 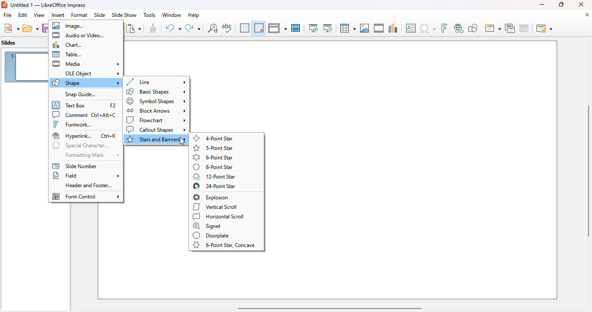 I want to click on snap to grid, so click(x=258, y=28).